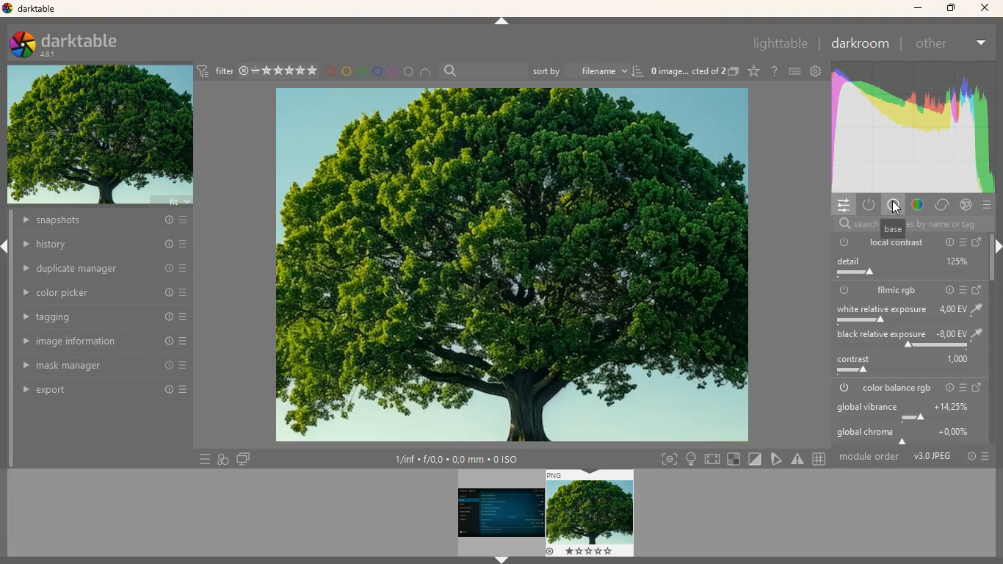  Describe the element at coordinates (948, 242) in the screenshot. I see `info` at that location.